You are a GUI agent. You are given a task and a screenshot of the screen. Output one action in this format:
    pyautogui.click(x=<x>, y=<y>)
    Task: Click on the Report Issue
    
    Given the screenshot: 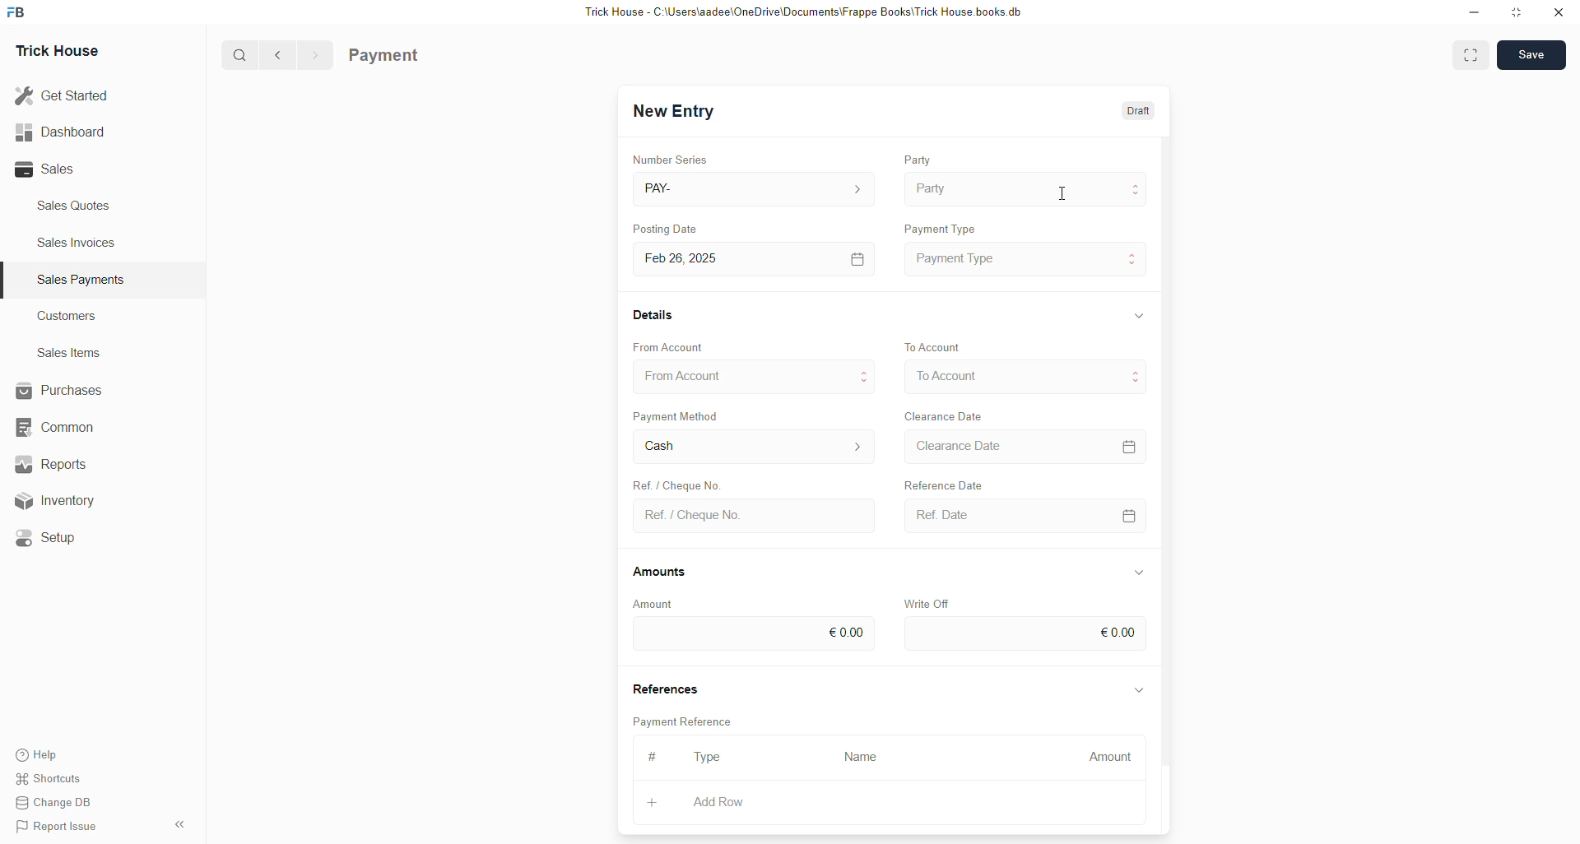 What is the action you would take?
    pyautogui.click(x=60, y=827)
    